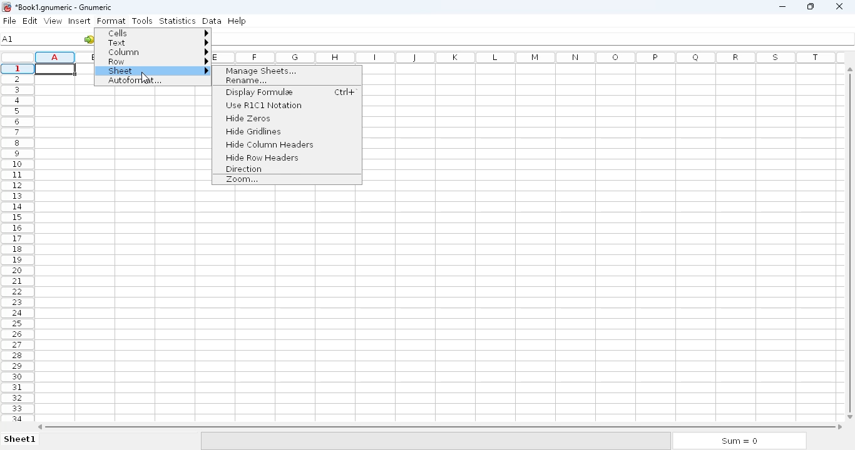  I want to click on hide row headers, so click(262, 157).